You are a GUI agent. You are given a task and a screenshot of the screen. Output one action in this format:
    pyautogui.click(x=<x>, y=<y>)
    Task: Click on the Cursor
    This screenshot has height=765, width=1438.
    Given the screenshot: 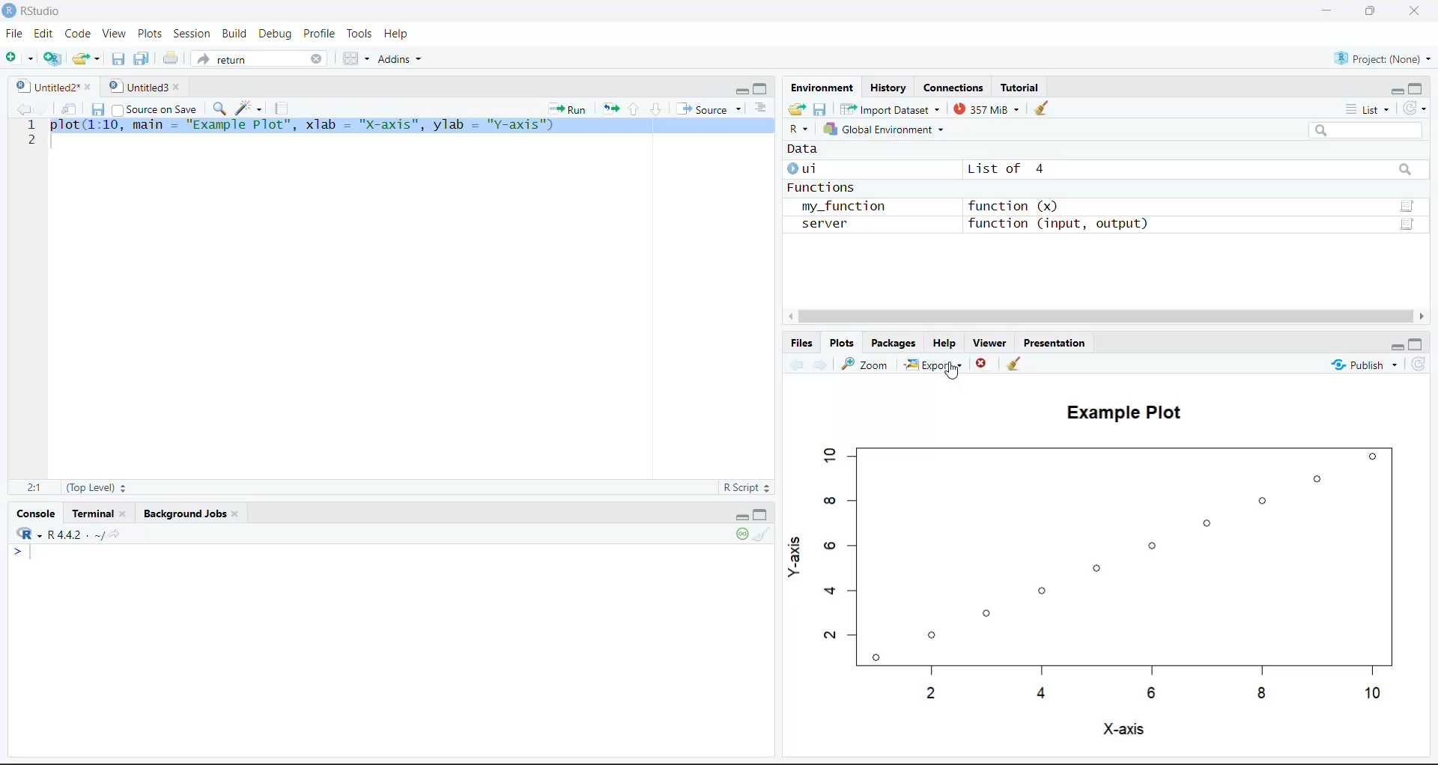 What is the action you would take?
    pyautogui.click(x=951, y=371)
    